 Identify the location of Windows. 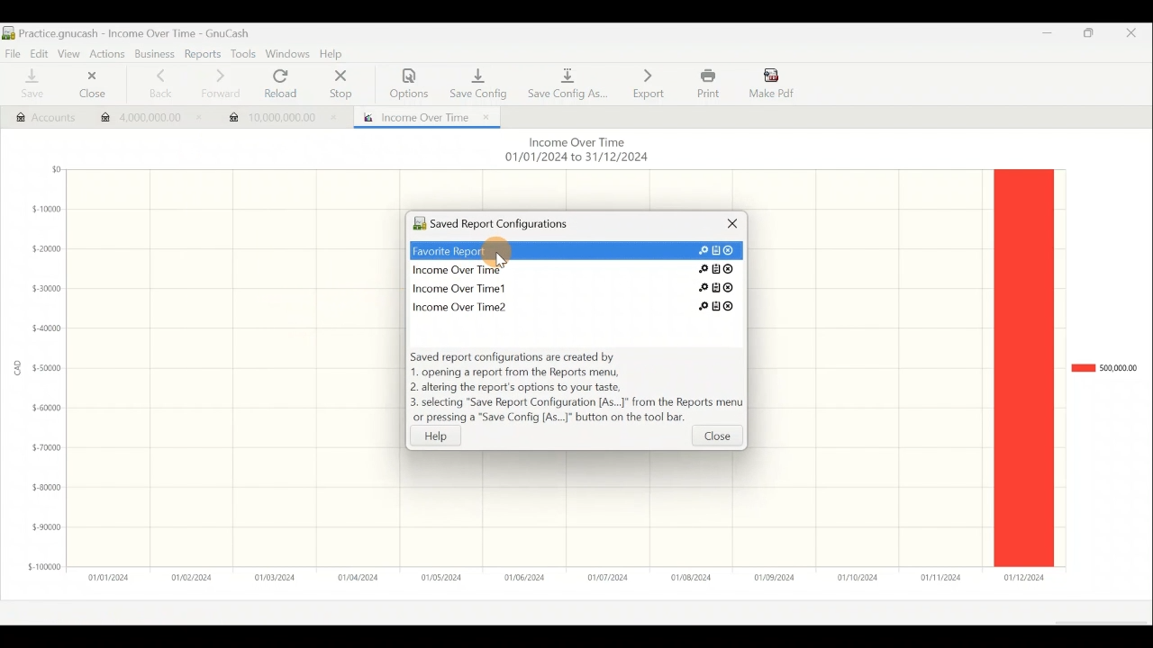
(288, 55).